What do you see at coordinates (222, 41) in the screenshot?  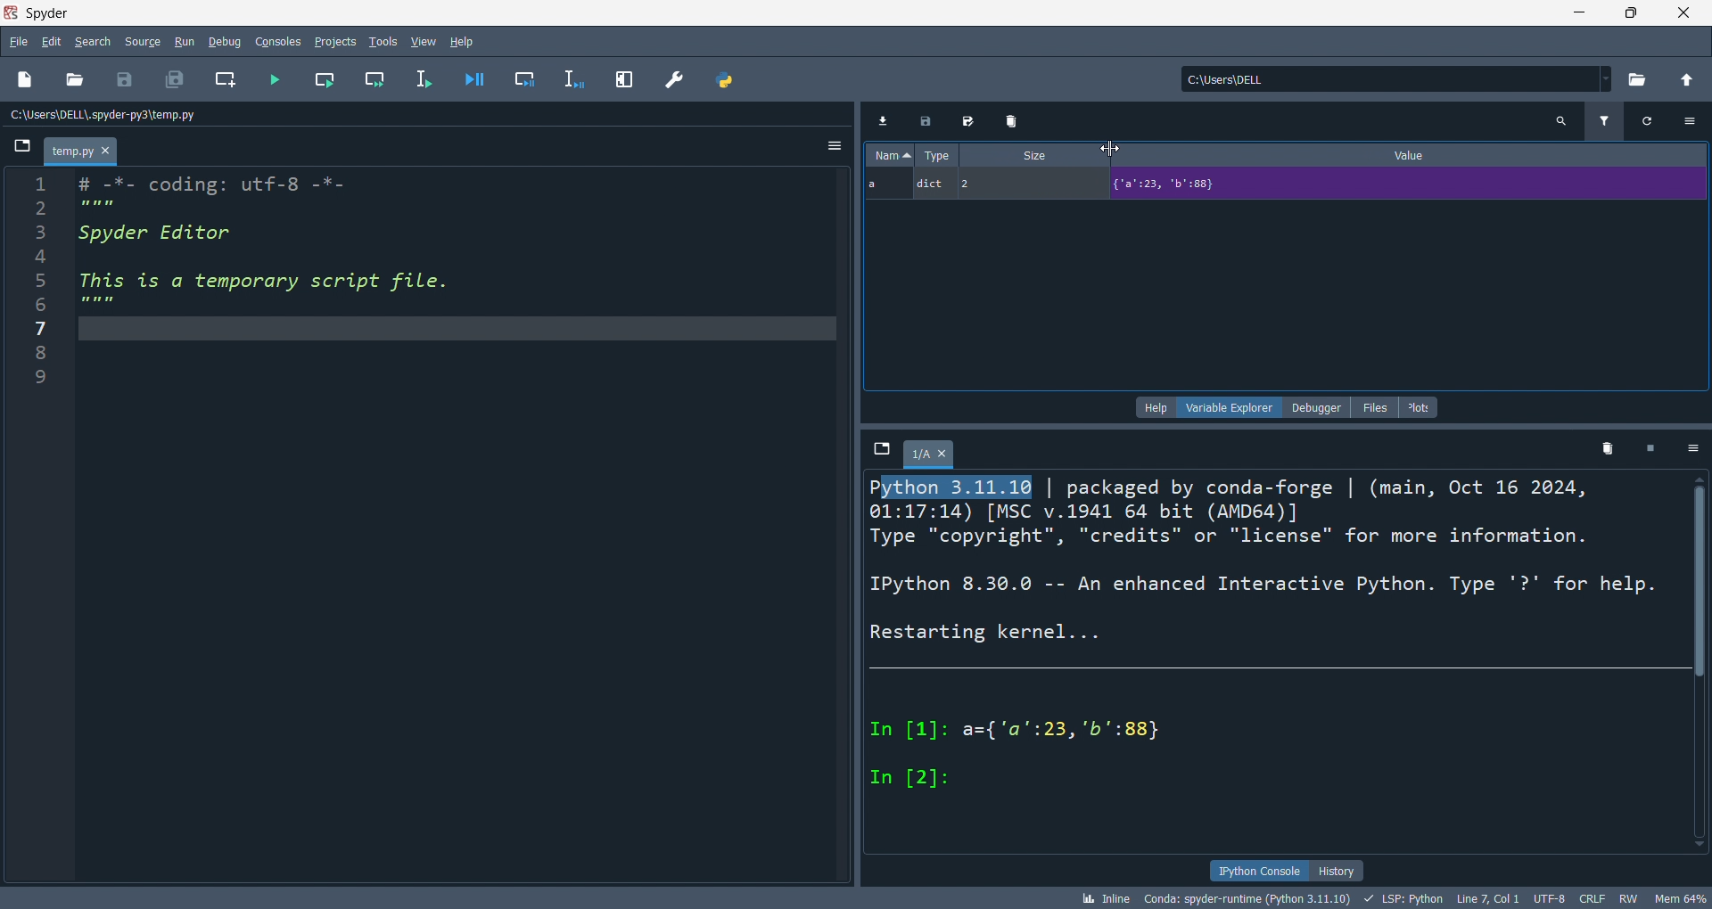 I see `debug` at bounding box center [222, 41].